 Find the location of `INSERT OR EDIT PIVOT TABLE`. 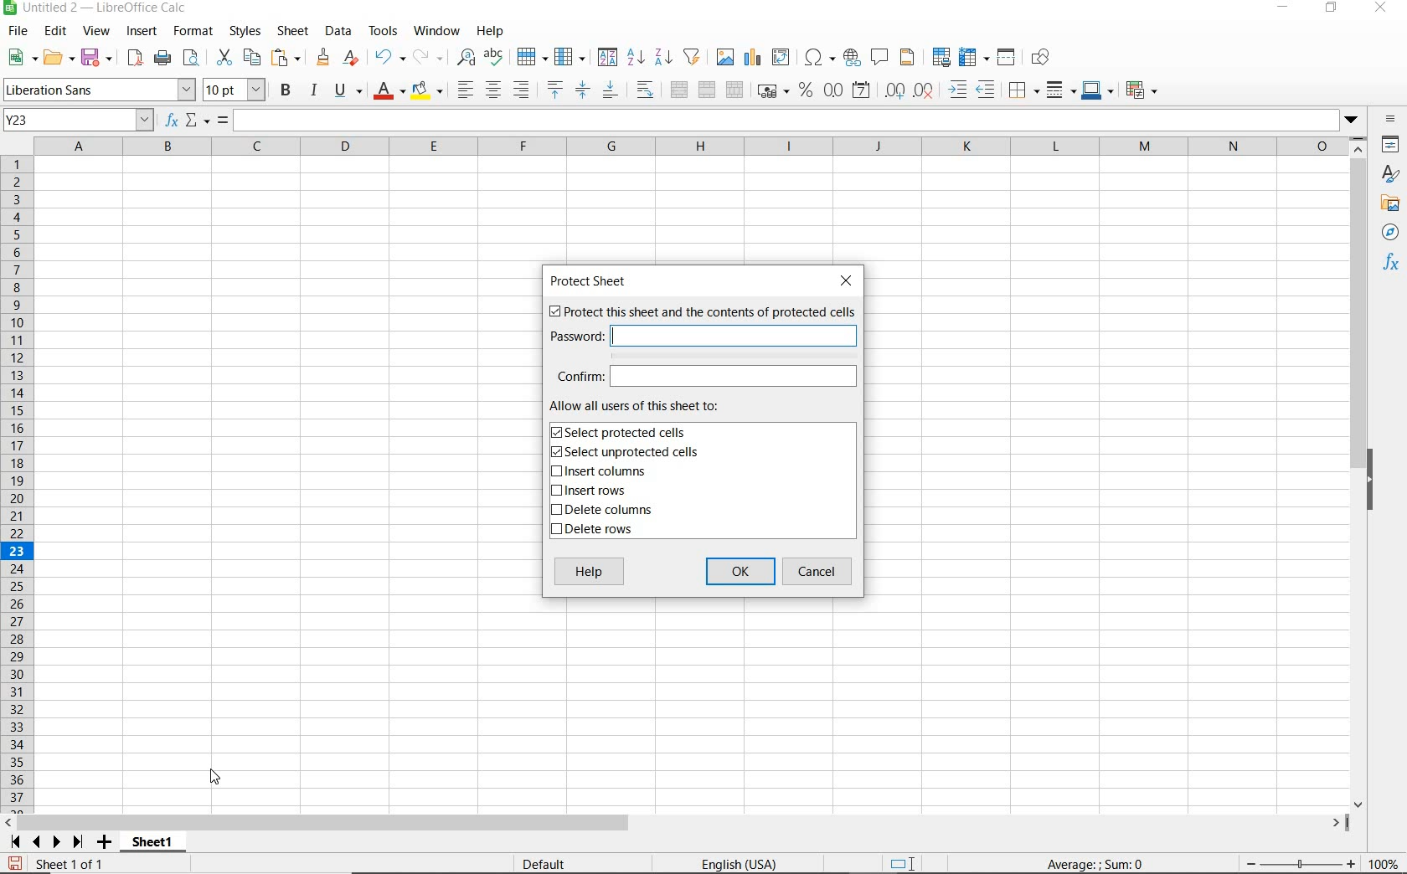

INSERT OR EDIT PIVOT TABLE is located at coordinates (781, 57).